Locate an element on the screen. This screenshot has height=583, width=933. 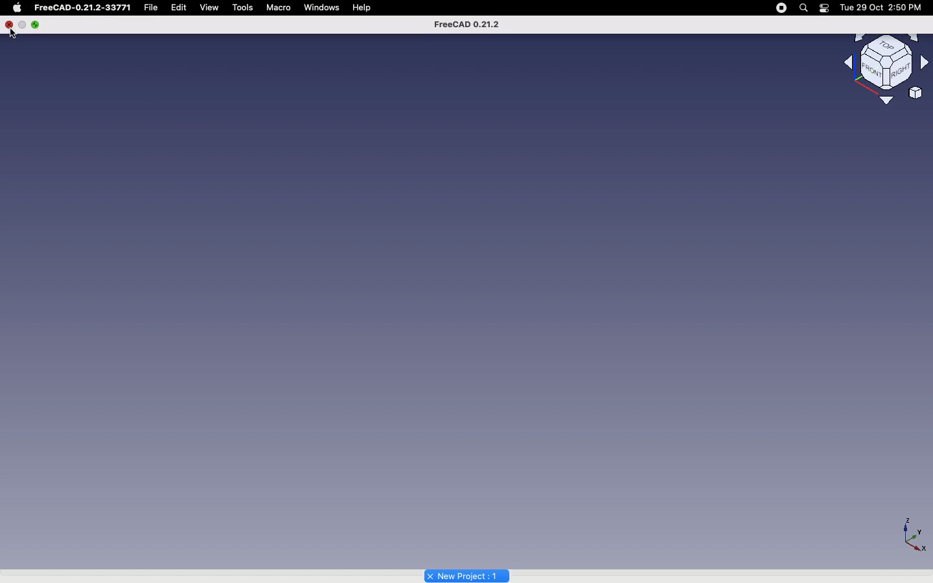
Project name is located at coordinates (467, 575).